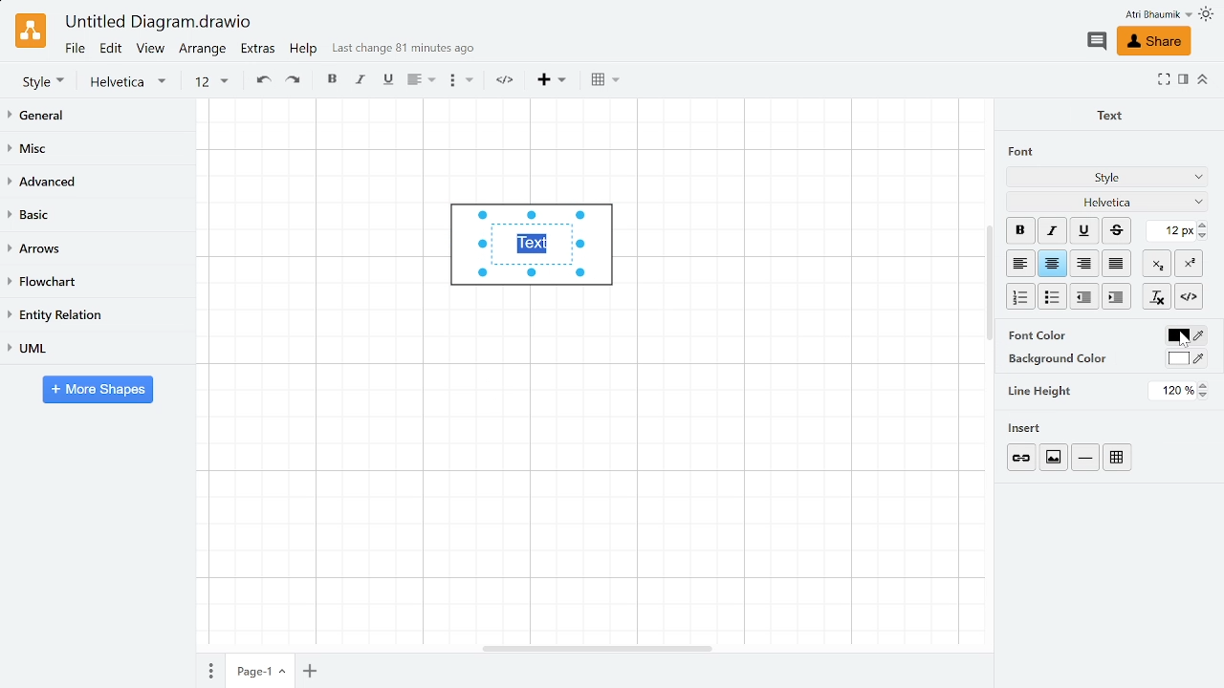 The image size is (1224, 688). I want to click on font color, so click(1039, 334).